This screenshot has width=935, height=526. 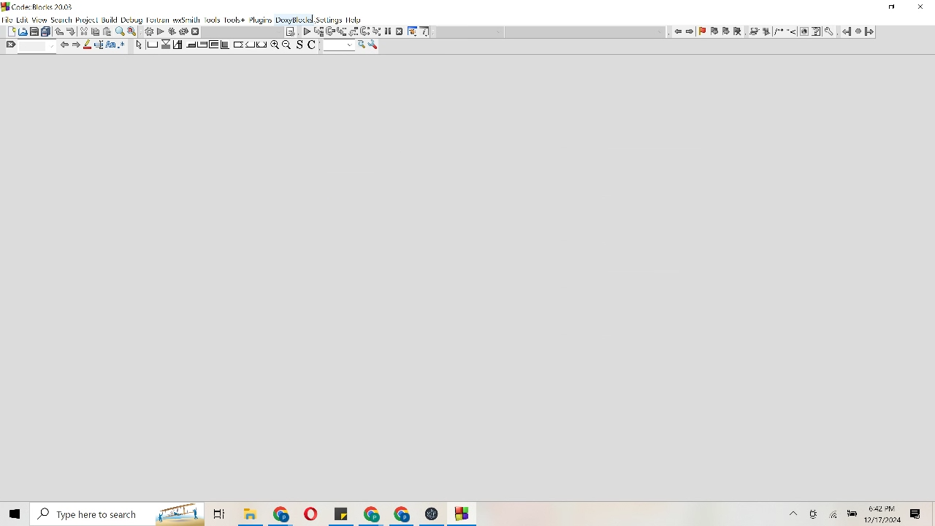 I want to click on Pause, so click(x=387, y=32).